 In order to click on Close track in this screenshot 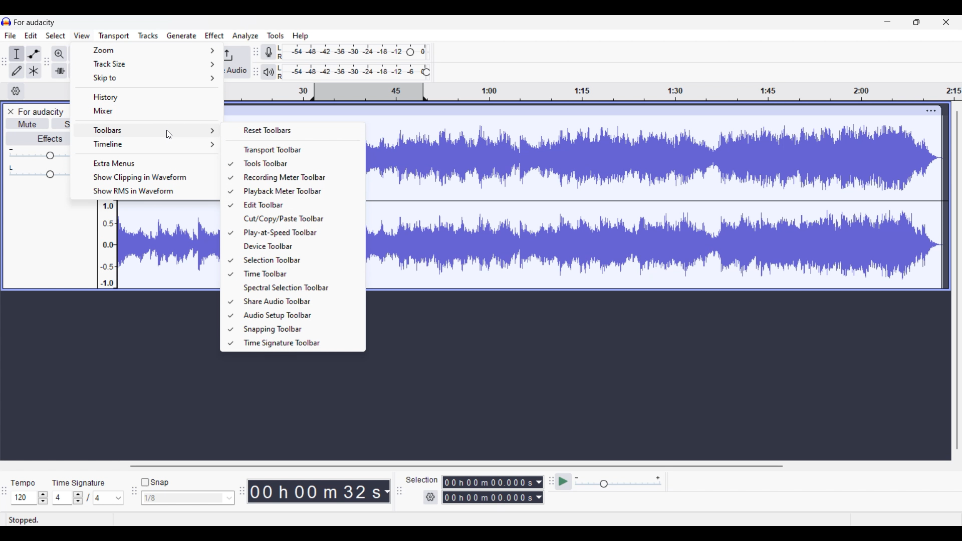, I will do `click(11, 112)`.